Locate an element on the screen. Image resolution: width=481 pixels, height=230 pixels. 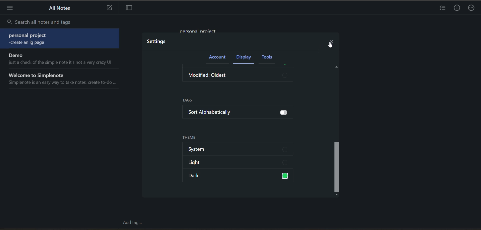
data in current notes is located at coordinates (201, 29).